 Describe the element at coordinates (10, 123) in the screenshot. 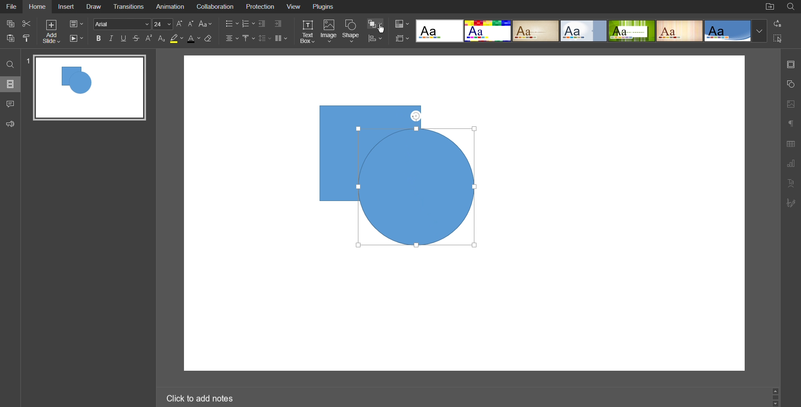

I see `Feedback and Support` at that location.